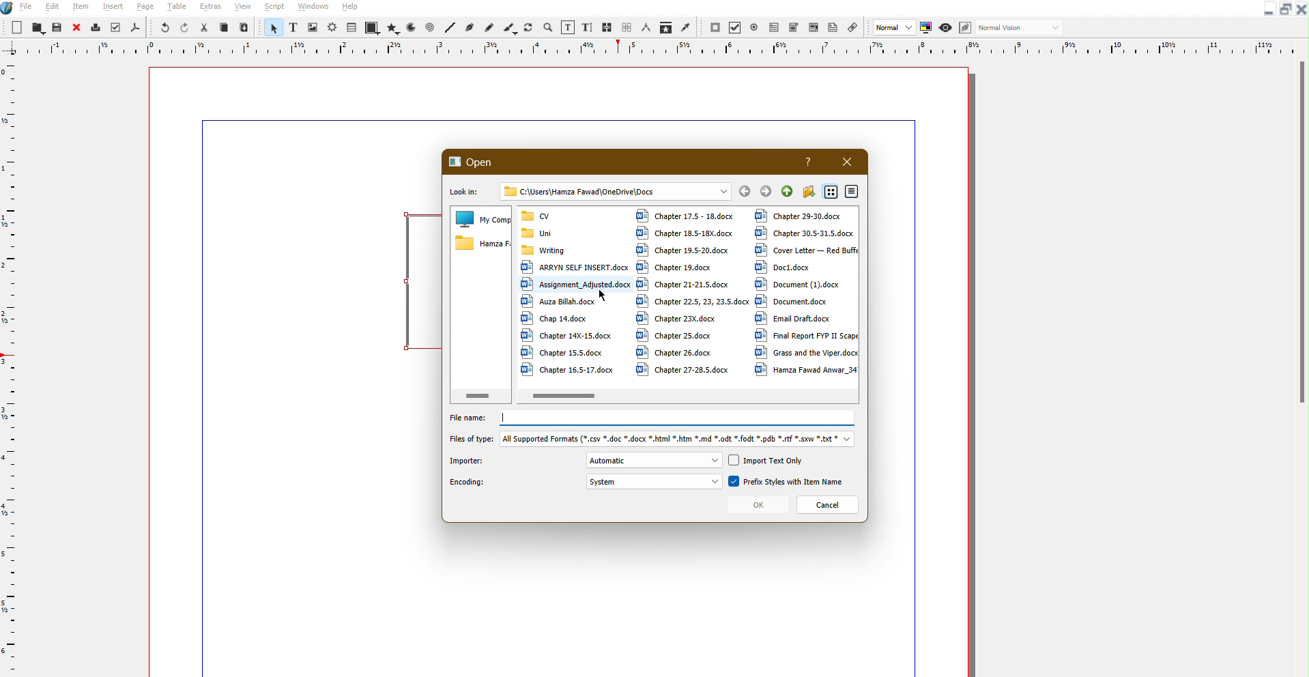 This screenshot has width=1309, height=677. I want to click on Print, so click(94, 27).